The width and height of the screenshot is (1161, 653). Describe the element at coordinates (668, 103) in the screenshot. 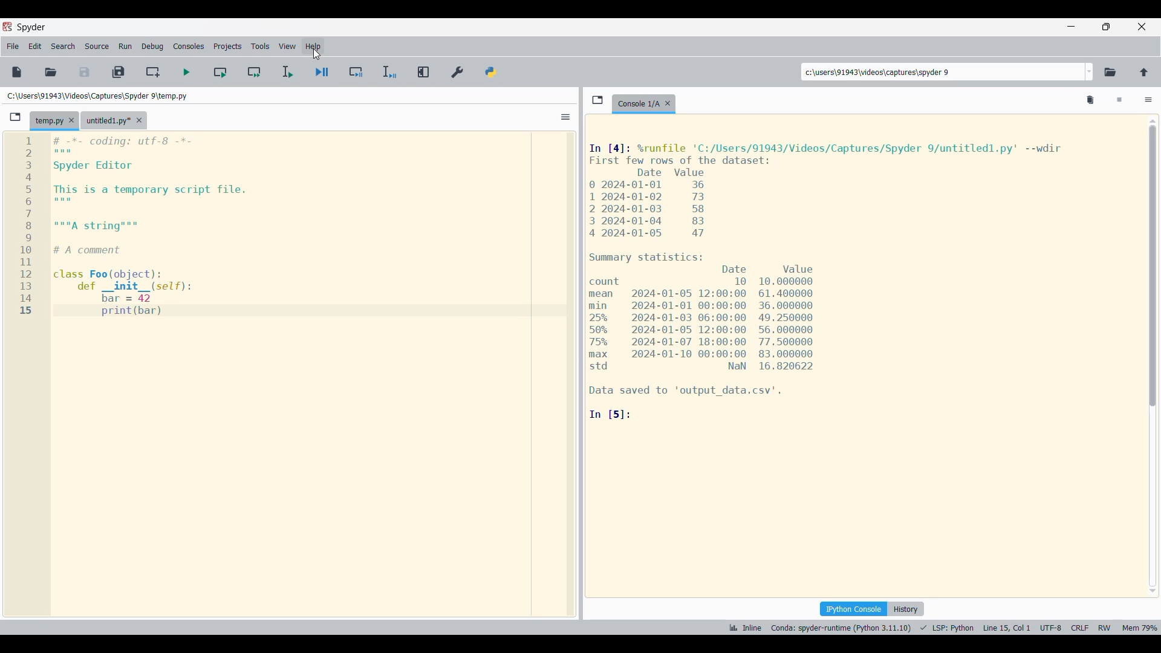

I see `Close tab` at that location.